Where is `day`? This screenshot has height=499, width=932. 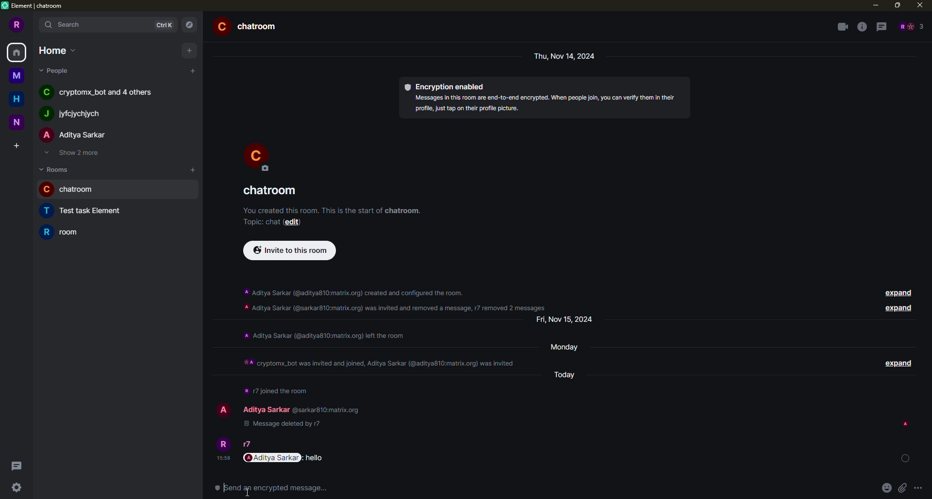 day is located at coordinates (566, 346).